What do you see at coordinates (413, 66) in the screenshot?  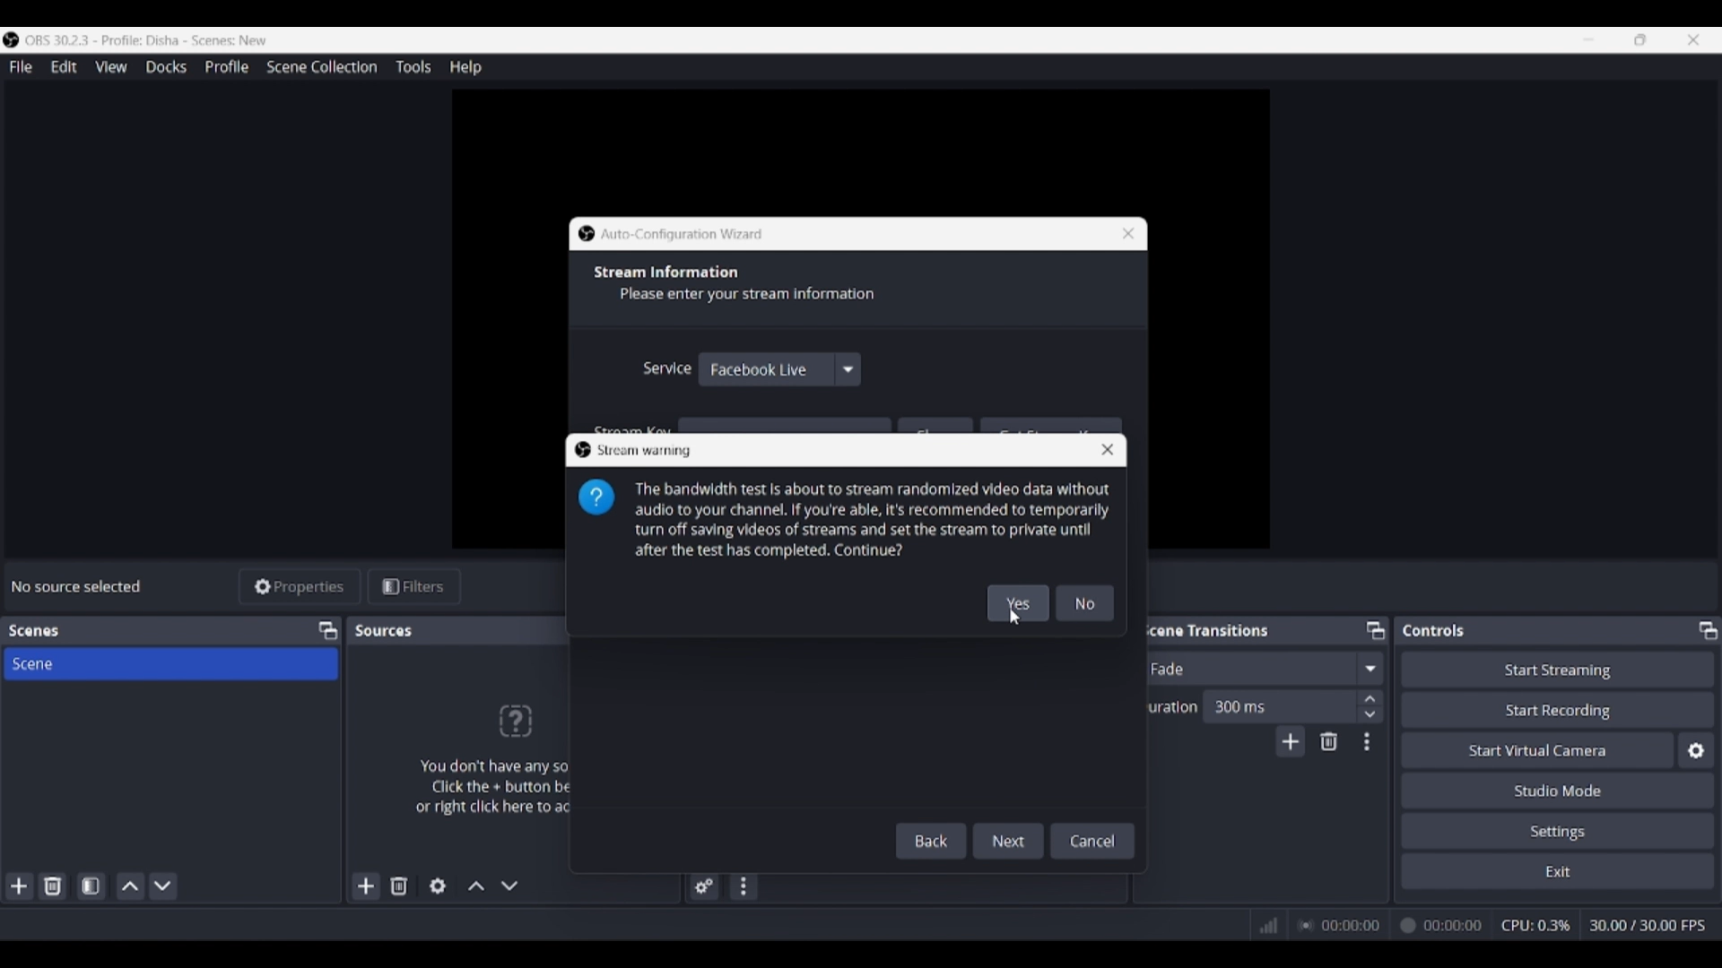 I see `Tools menu` at bounding box center [413, 66].